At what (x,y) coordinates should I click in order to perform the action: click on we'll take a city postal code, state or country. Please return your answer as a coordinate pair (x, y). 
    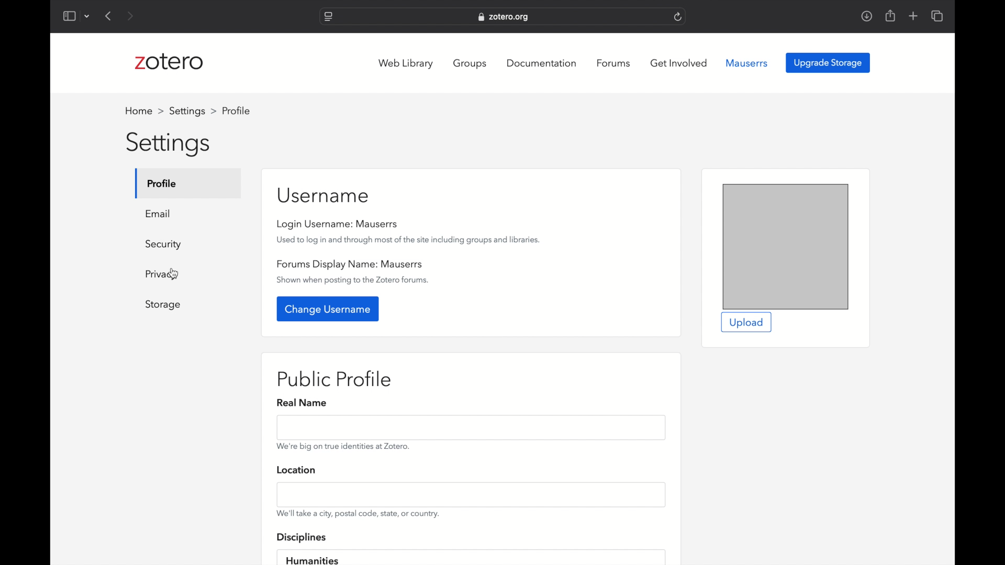
    Looking at the image, I should click on (359, 513).